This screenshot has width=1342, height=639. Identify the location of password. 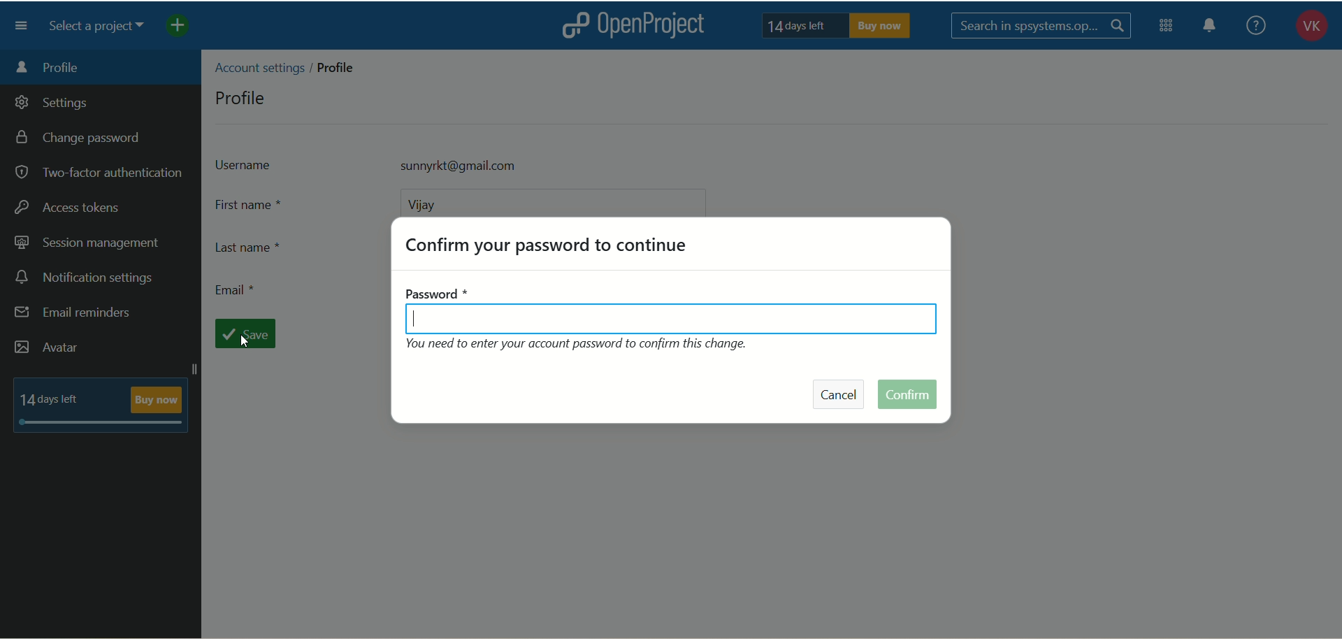
(672, 310).